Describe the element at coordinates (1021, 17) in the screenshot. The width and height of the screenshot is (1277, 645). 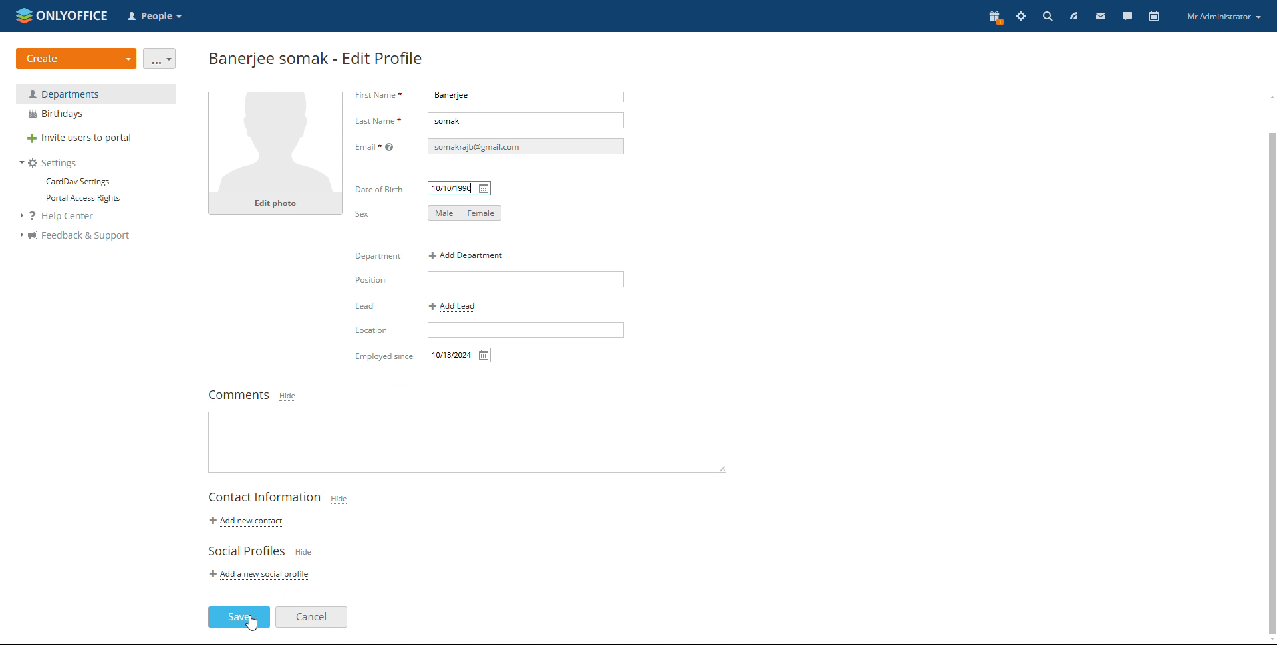
I see `settings` at that location.